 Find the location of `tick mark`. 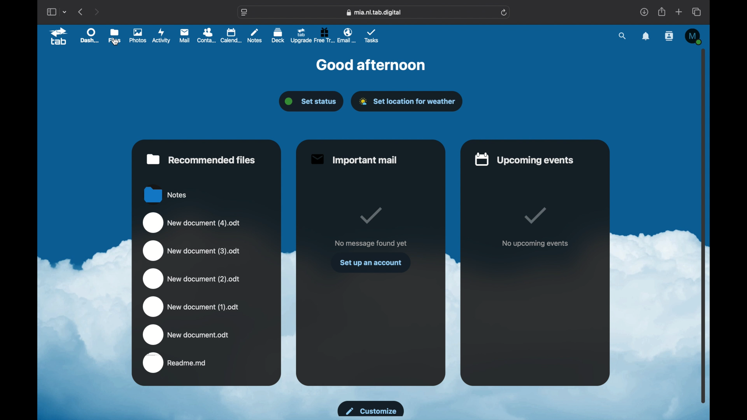

tick mark is located at coordinates (371, 215).